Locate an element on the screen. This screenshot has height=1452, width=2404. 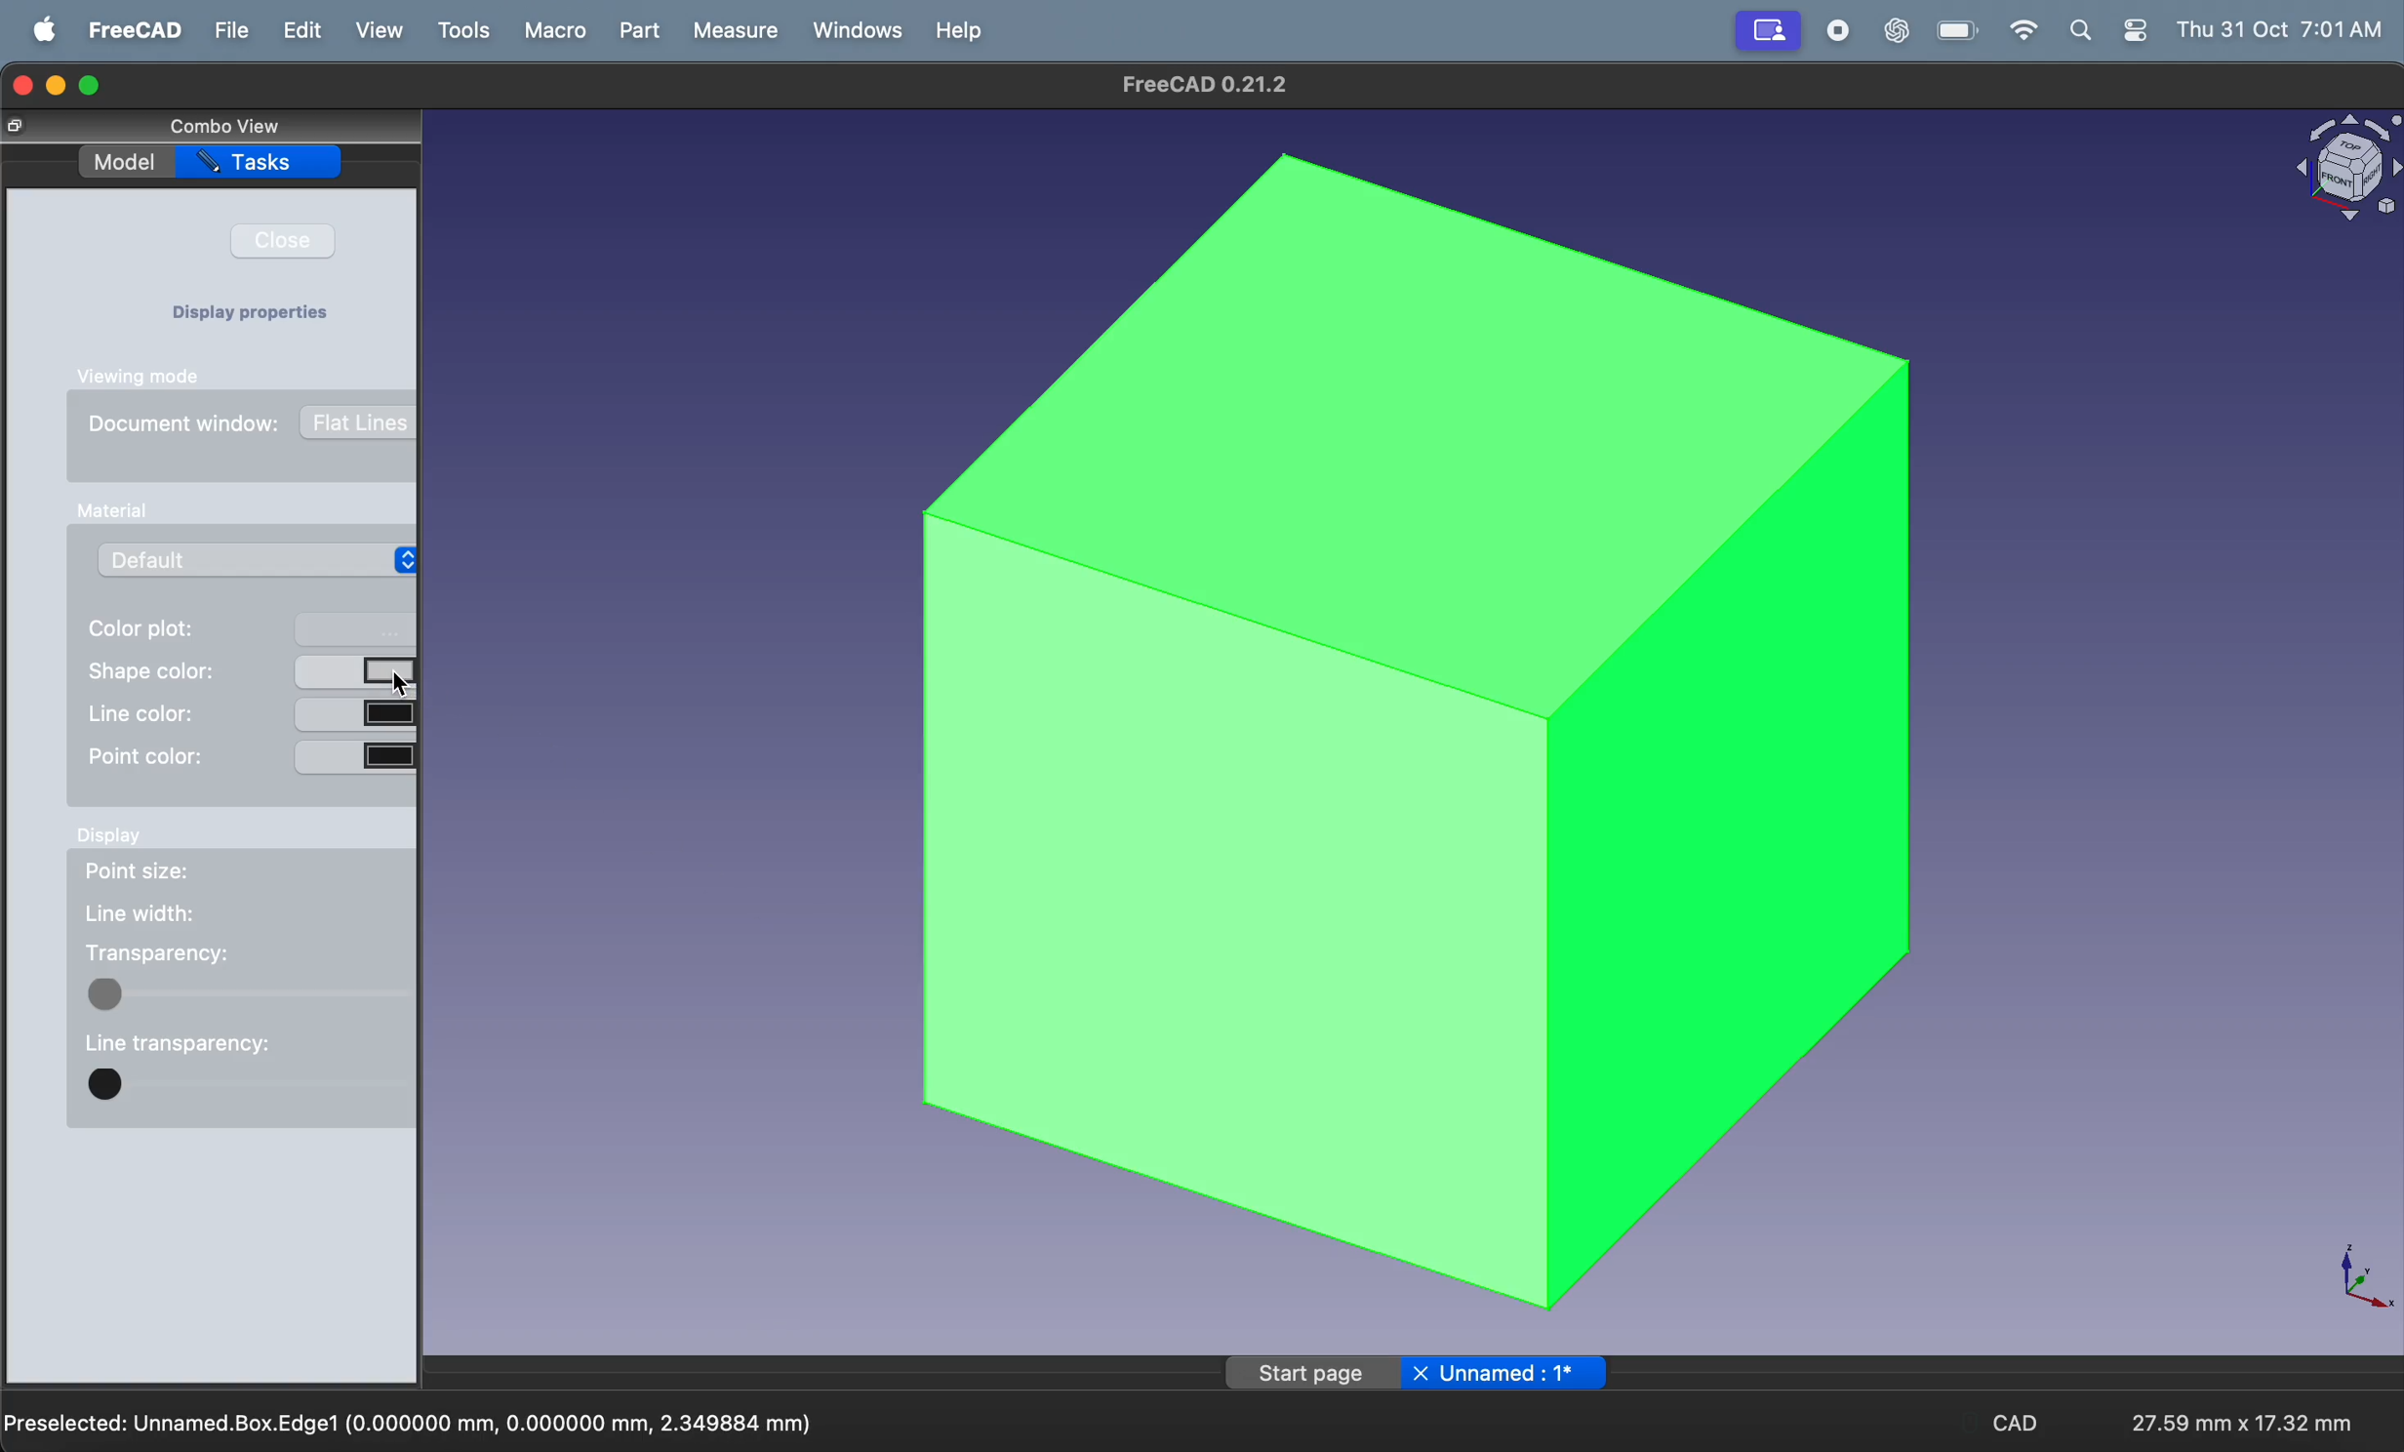
display properties is located at coordinates (259, 315).